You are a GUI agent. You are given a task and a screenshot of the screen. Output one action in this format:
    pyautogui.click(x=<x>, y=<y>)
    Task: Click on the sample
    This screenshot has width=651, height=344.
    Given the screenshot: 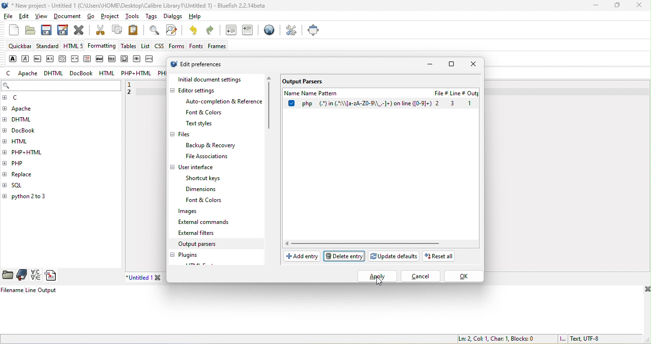 What is the action you would take?
    pyautogui.click(x=137, y=60)
    